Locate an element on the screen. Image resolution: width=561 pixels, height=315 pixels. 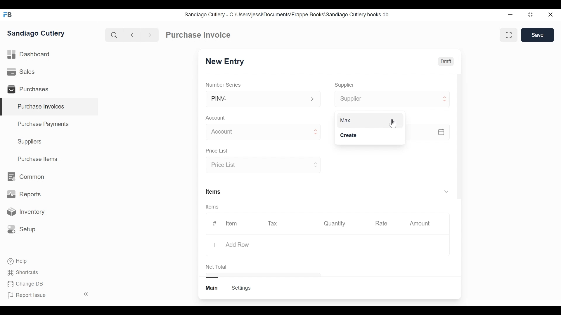
Purchase Payments is located at coordinates (44, 125).